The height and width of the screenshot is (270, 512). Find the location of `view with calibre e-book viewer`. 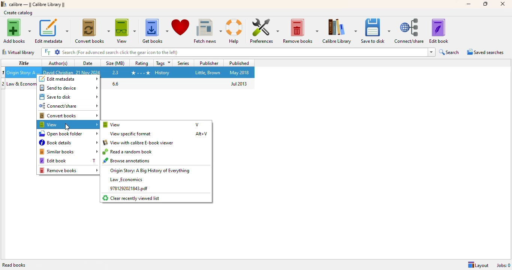

view with calibre e-book viewer is located at coordinates (139, 142).